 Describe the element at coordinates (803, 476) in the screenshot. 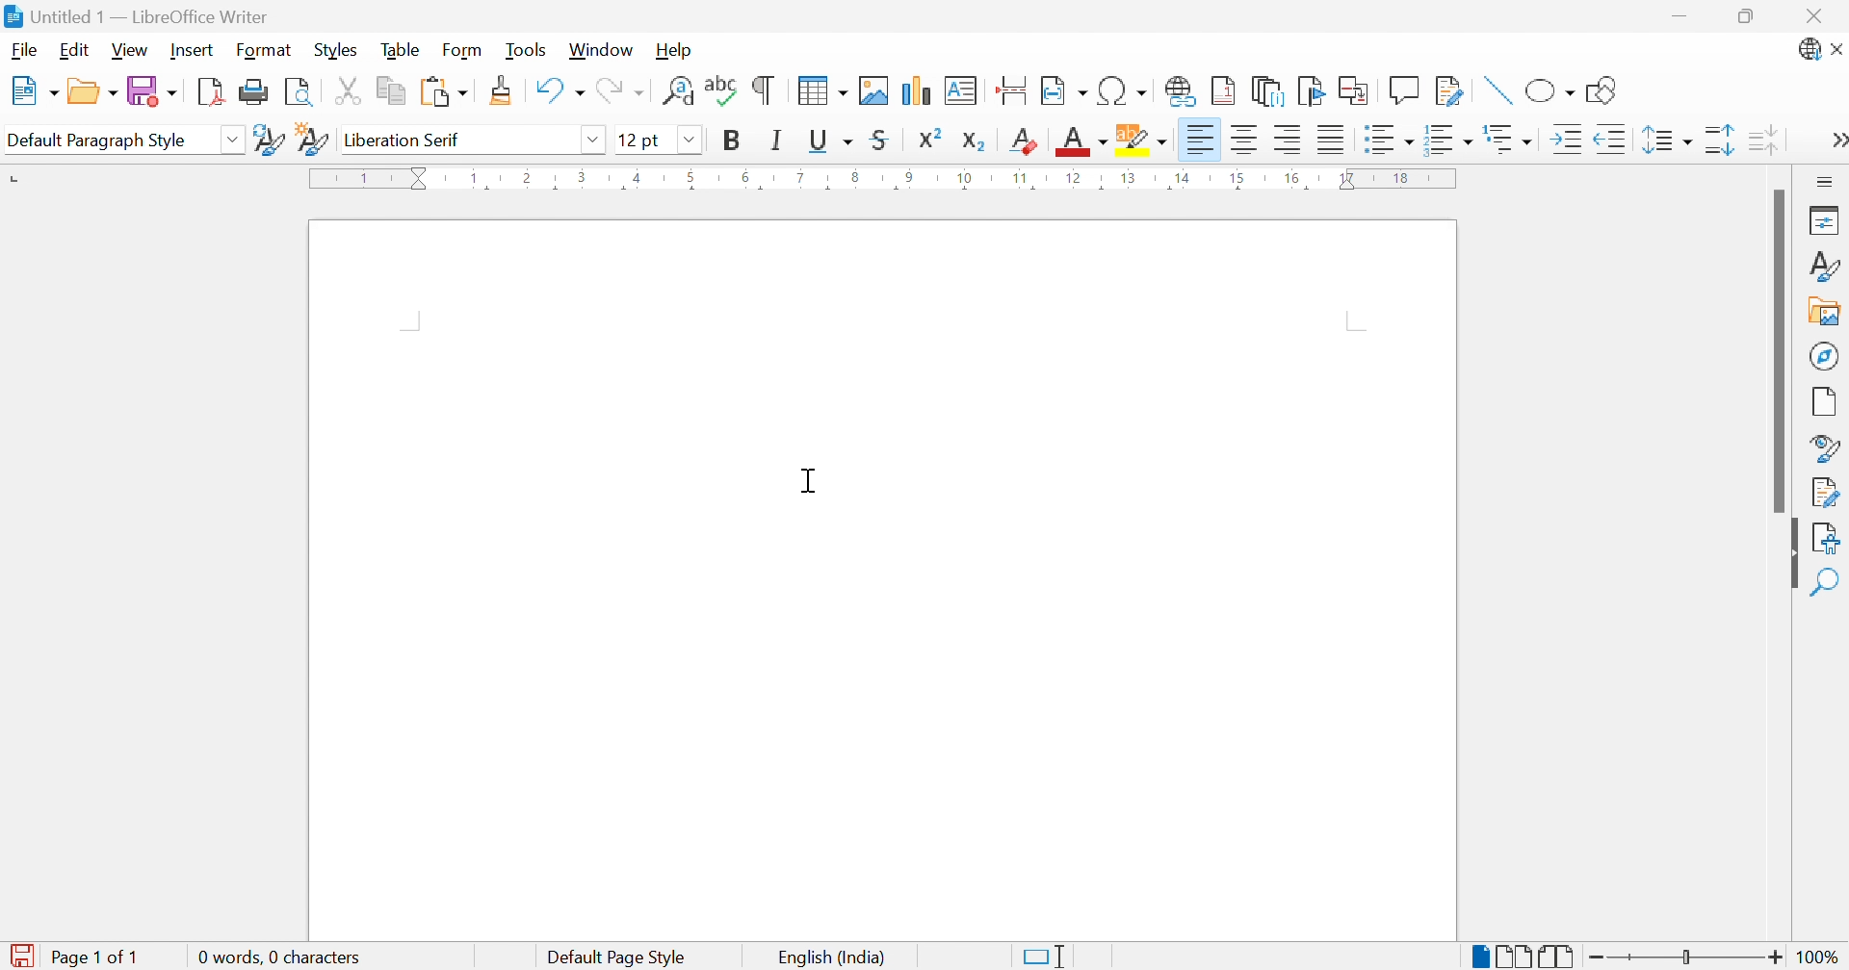

I see `Cursor` at that location.